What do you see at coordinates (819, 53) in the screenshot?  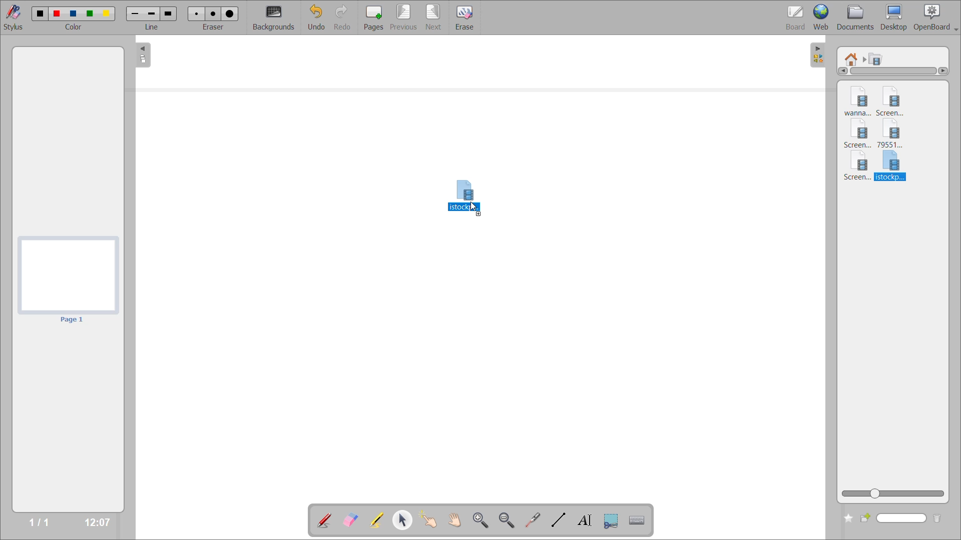 I see `collapse` at bounding box center [819, 53].